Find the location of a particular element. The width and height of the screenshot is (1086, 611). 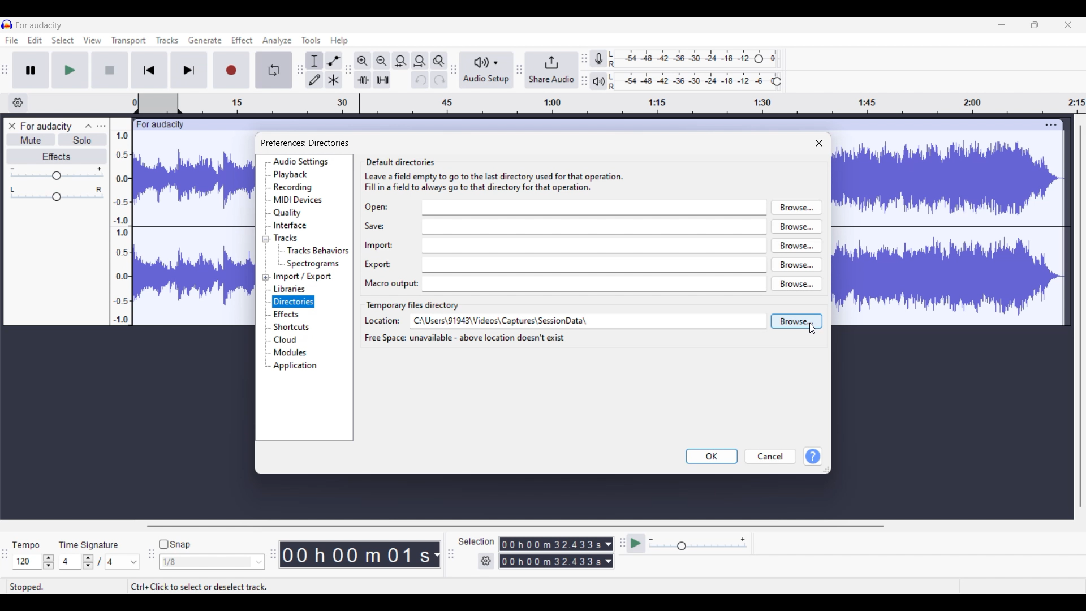

Indicates text box for Open is located at coordinates (377, 208).